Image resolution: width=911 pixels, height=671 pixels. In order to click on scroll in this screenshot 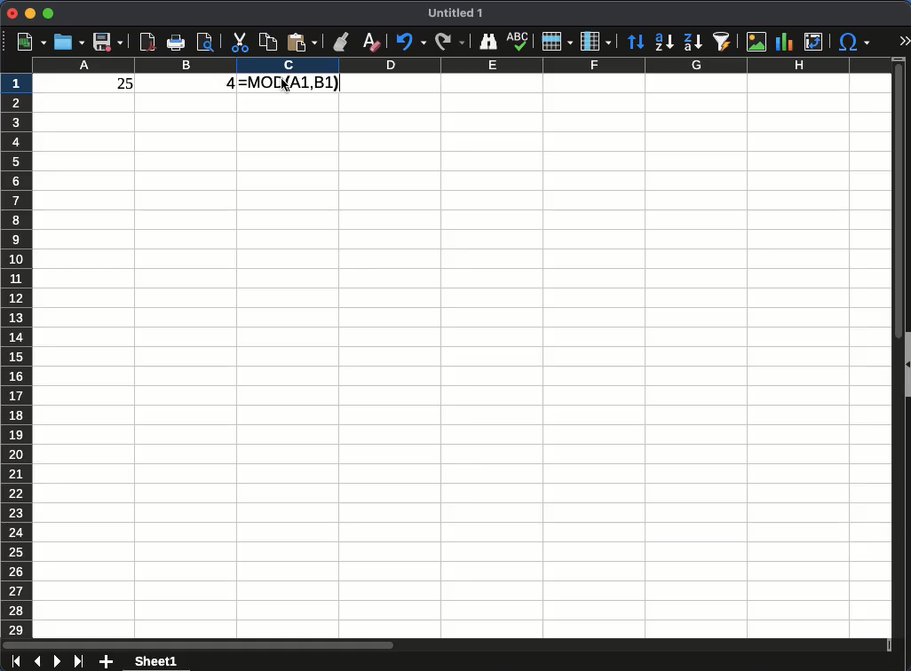, I will do `click(445, 643)`.